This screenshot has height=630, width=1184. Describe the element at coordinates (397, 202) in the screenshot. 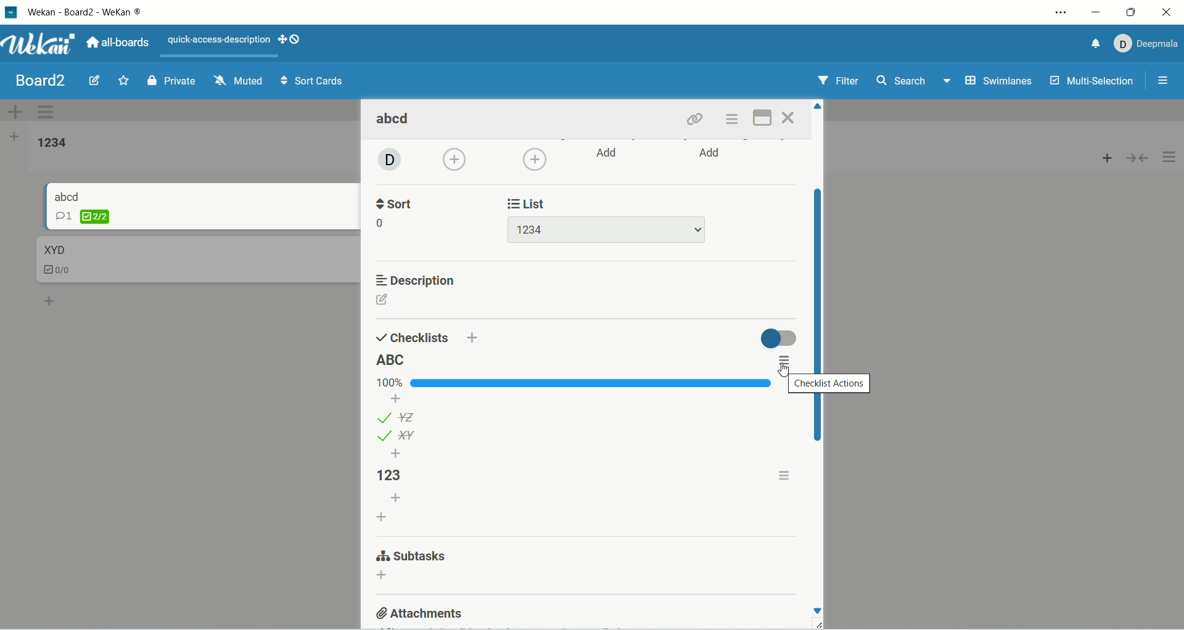

I see `sort` at that location.